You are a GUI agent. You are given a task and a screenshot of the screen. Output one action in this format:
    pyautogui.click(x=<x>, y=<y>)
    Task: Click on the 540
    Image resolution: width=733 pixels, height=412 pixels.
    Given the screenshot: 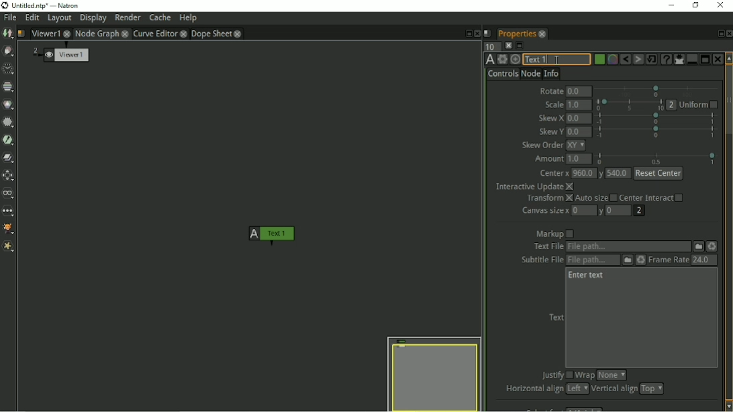 What is the action you would take?
    pyautogui.click(x=620, y=173)
    